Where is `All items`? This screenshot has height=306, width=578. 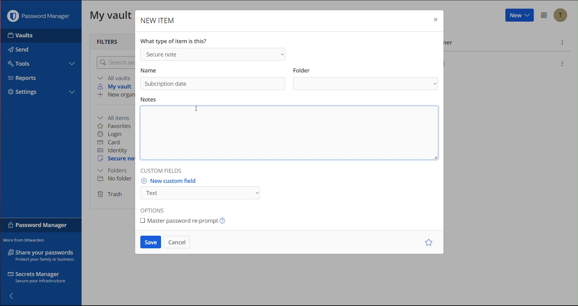
All items is located at coordinates (116, 117).